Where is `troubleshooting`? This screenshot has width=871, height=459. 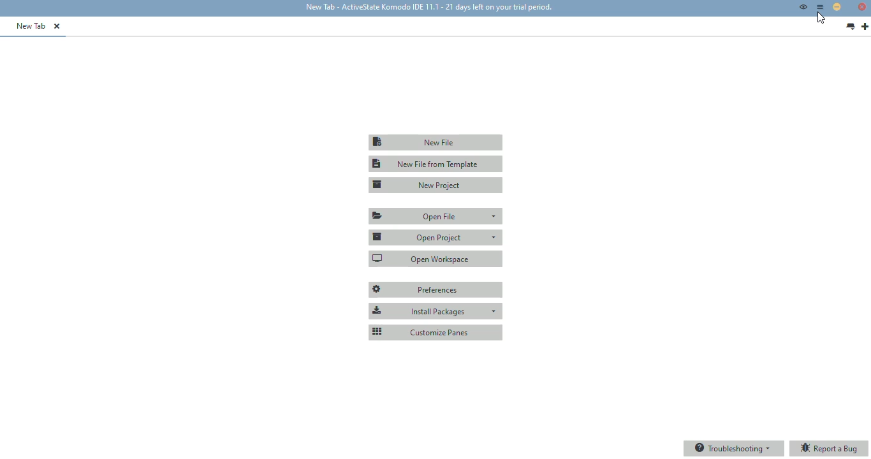 troubleshooting is located at coordinates (733, 448).